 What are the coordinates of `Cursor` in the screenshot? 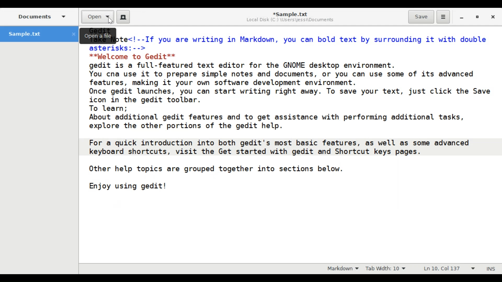 It's located at (109, 21).